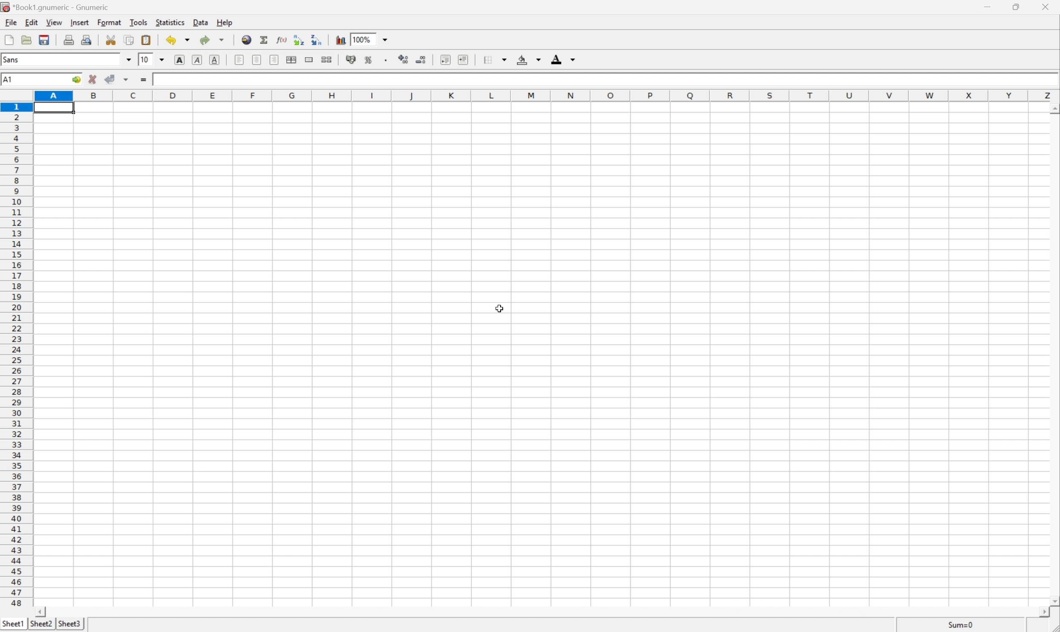 Image resolution: width=1060 pixels, height=632 pixels. I want to click on Sheet3, so click(40, 624).